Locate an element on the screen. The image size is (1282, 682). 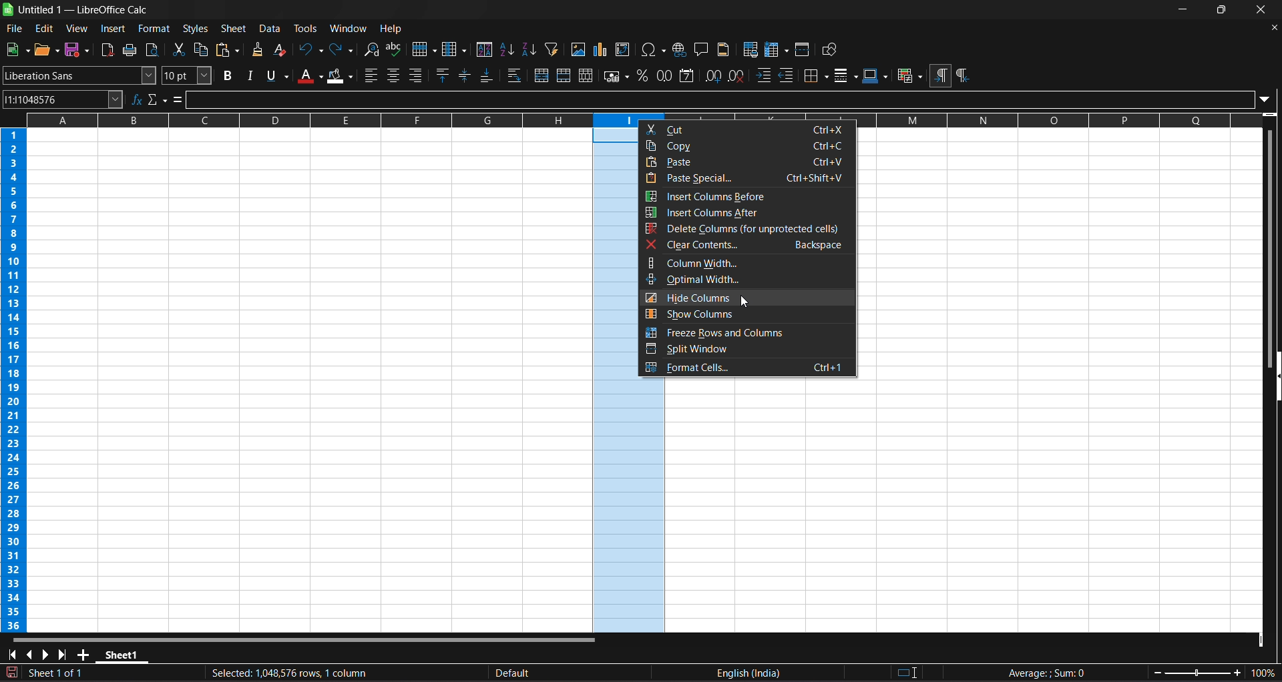
format is located at coordinates (154, 29).